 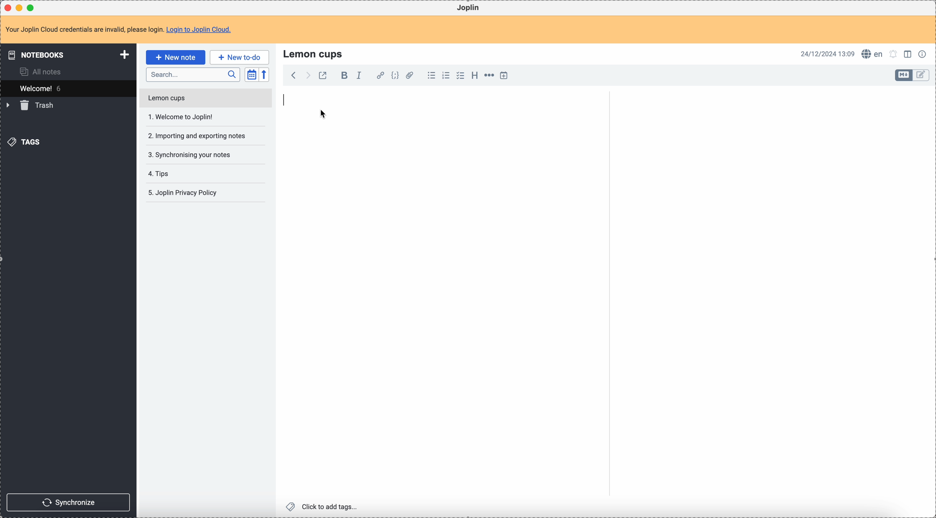 What do you see at coordinates (189, 154) in the screenshot?
I see `synchronising your notes` at bounding box center [189, 154].